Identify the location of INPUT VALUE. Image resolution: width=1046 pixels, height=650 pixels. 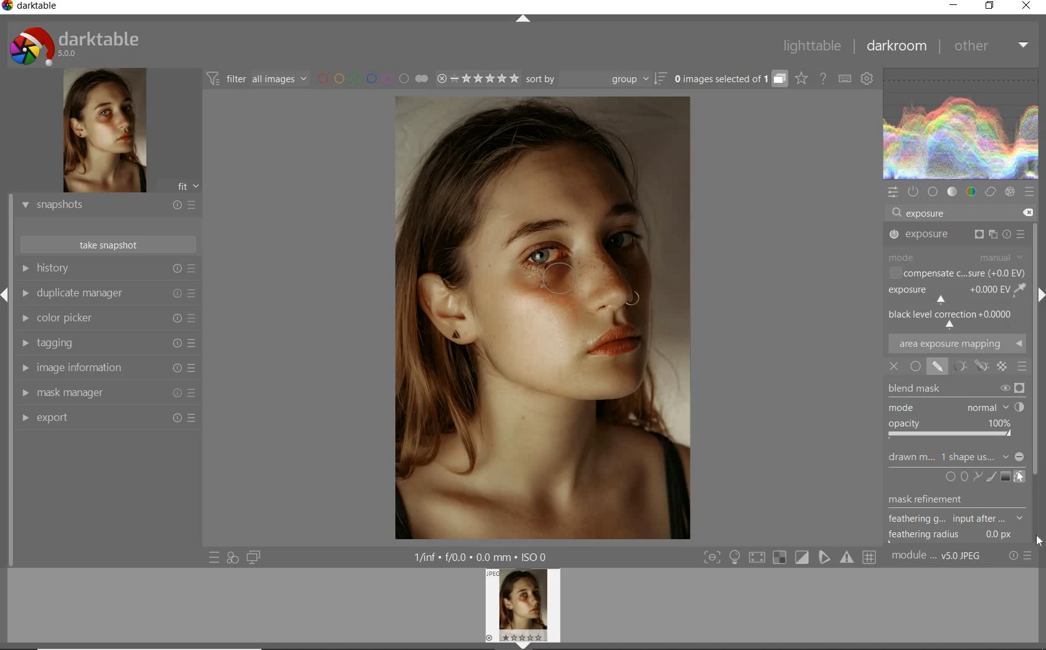
(931, 213).